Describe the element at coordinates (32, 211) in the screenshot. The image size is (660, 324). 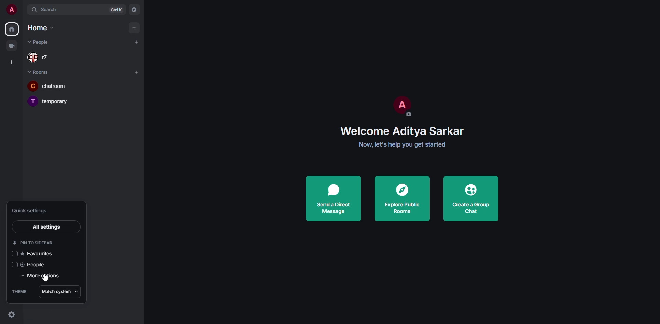
I see `quick settings` at that location.